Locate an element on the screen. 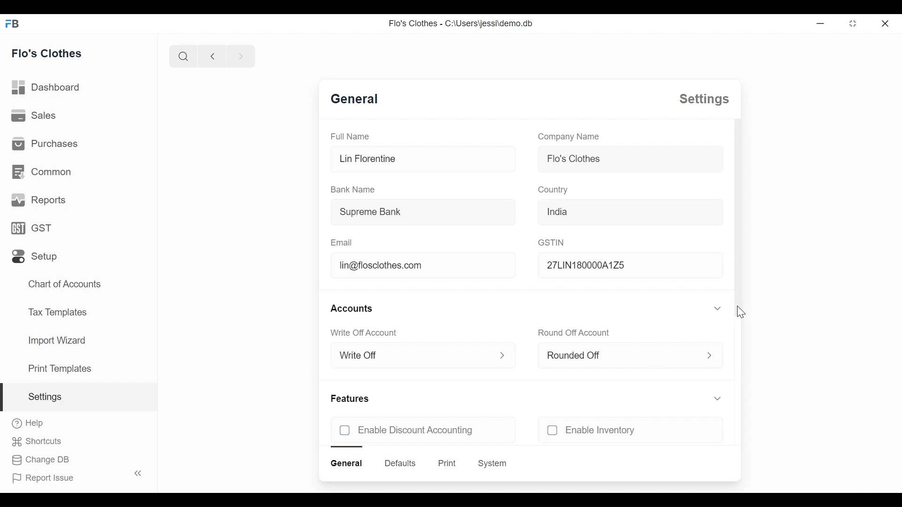 The width and height of the screenshot is (902, 507). unchecked Enable Inventory is located at coordinates (605, 430).